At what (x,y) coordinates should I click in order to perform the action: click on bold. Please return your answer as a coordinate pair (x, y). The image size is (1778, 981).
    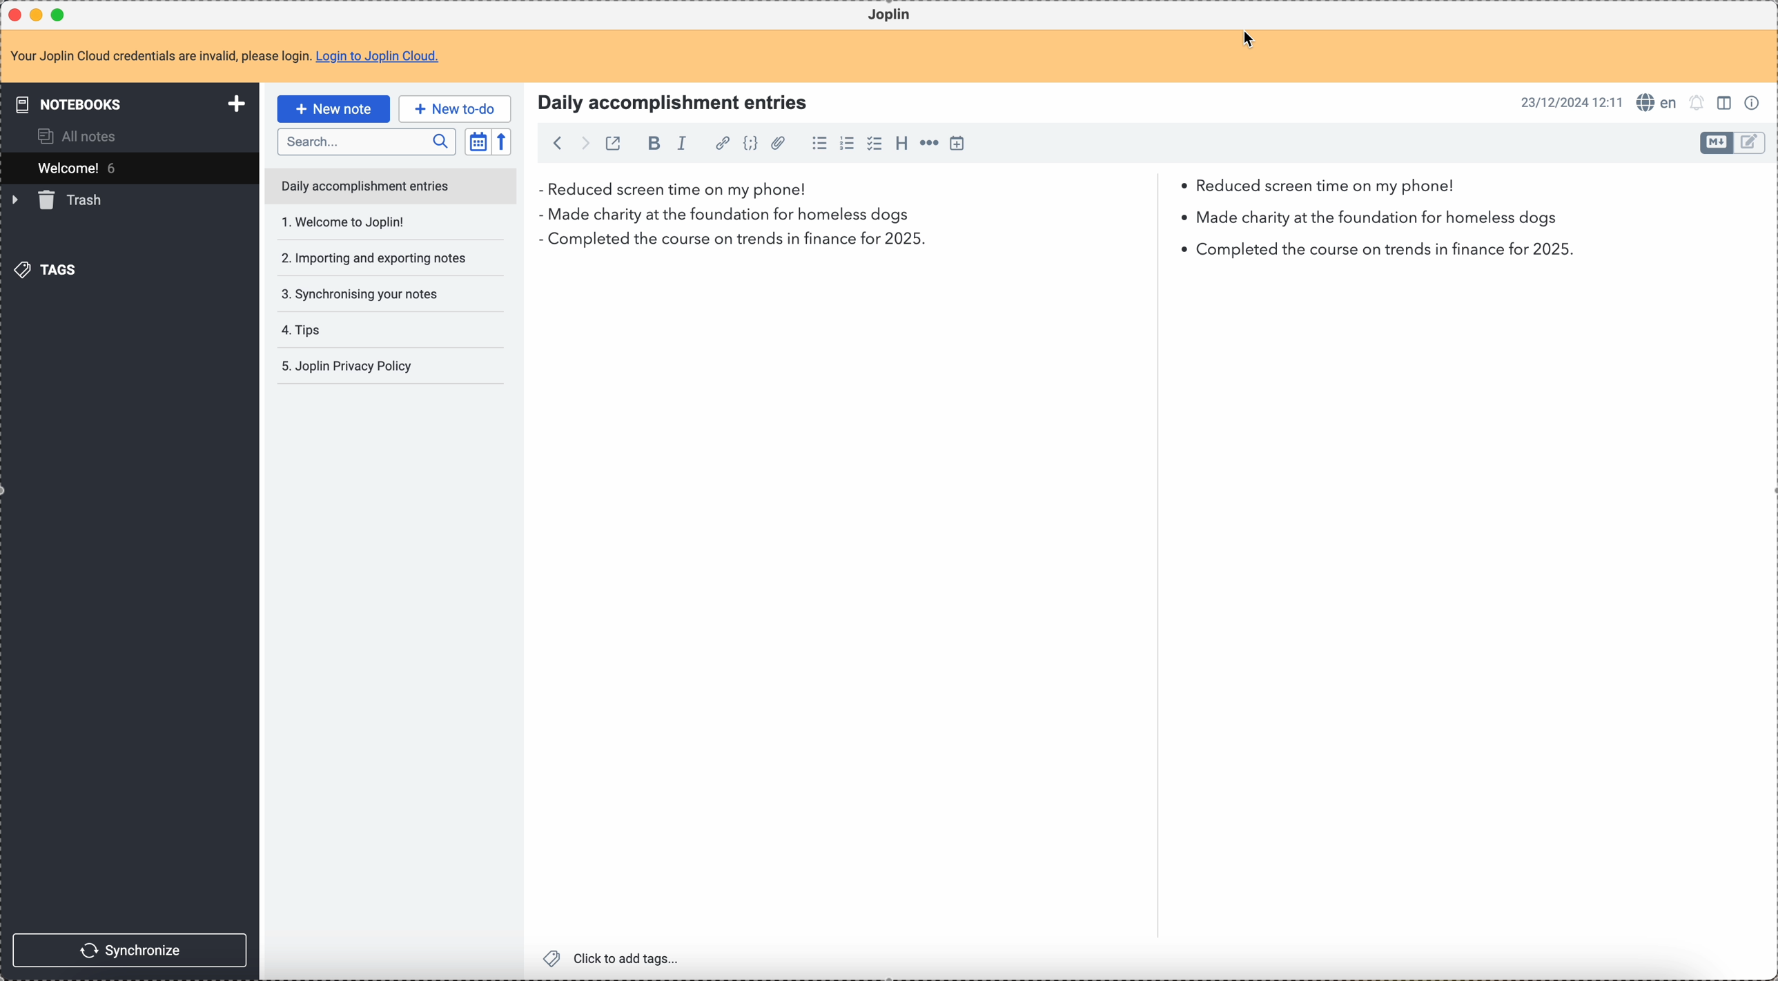
    Looking at the image, I should click on (650, 144).